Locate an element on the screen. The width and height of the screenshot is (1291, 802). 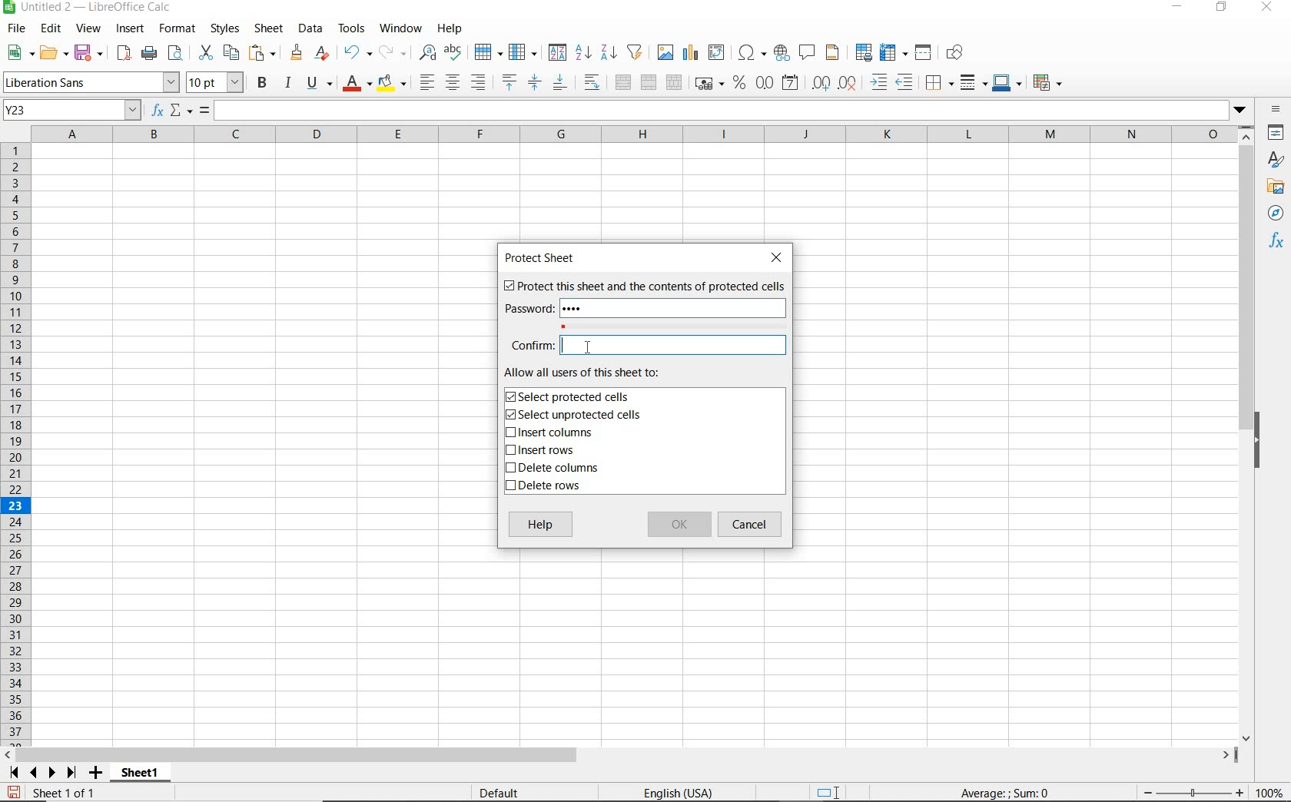
SHEET is located at coordinates (267, 30).